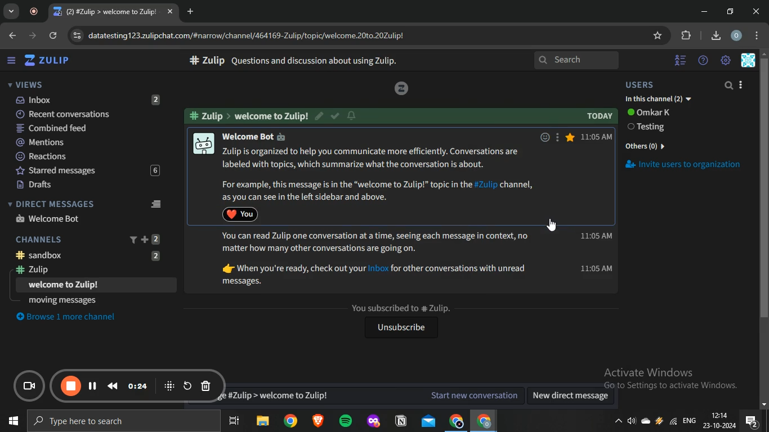  Describe the element at coordinates (192, 11) in the screenshot. I see `new tab` at that location.